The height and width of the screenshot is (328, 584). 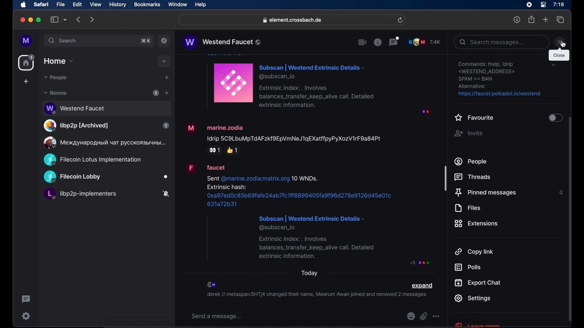 I want to click on help, so click(x=200, y=5).